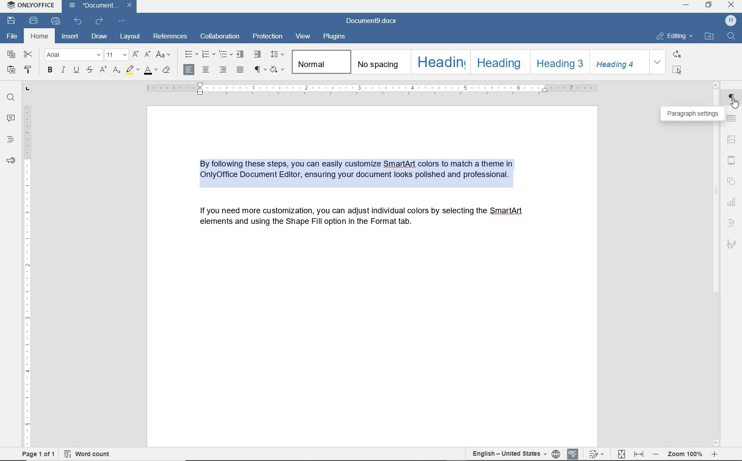 The width and height of the screenshot is (742, 461). What do you see at coordinates (11, 70) in the screenshot?
I see `paste` at bounding box center [11, 70].